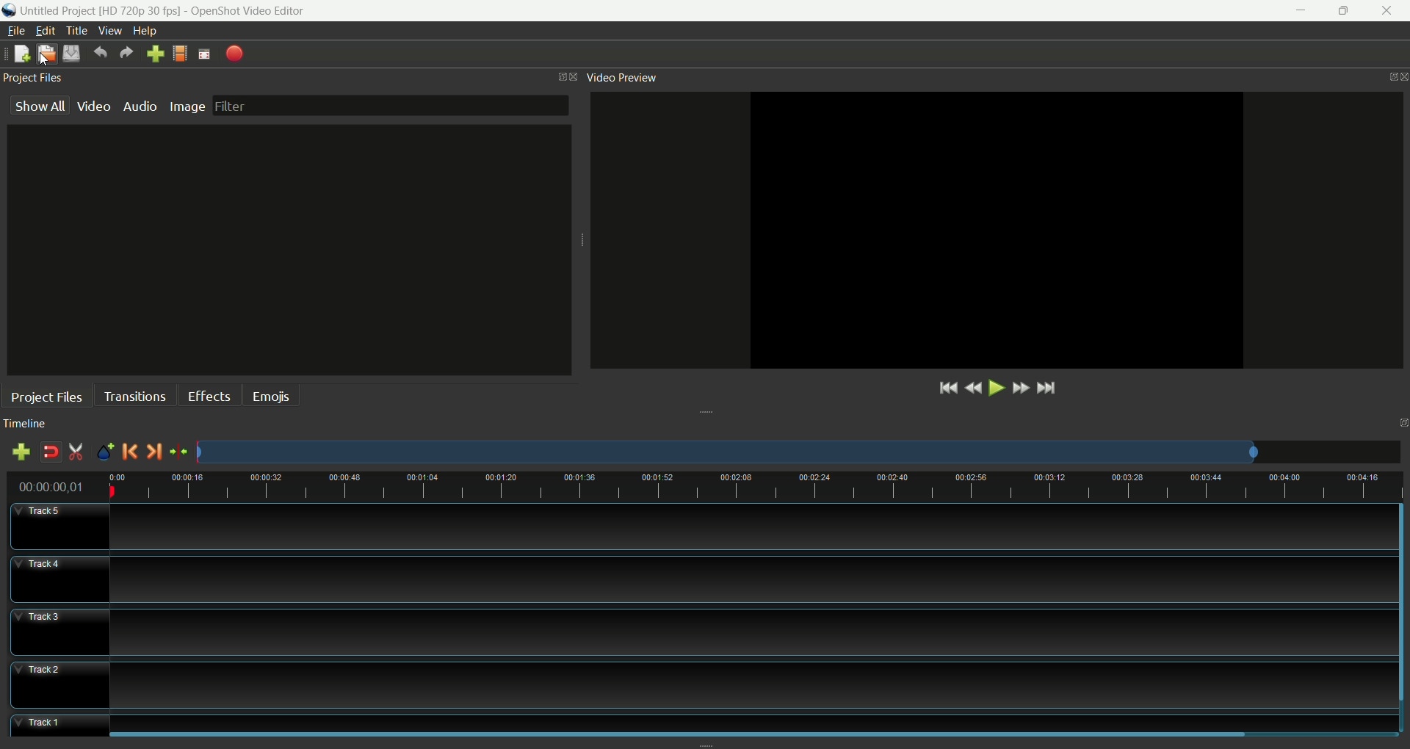 The width and height of the screenshot is (1410, 749). Describe the element at coordinates (189, 107) in the screenshot. I see `image` at that location.